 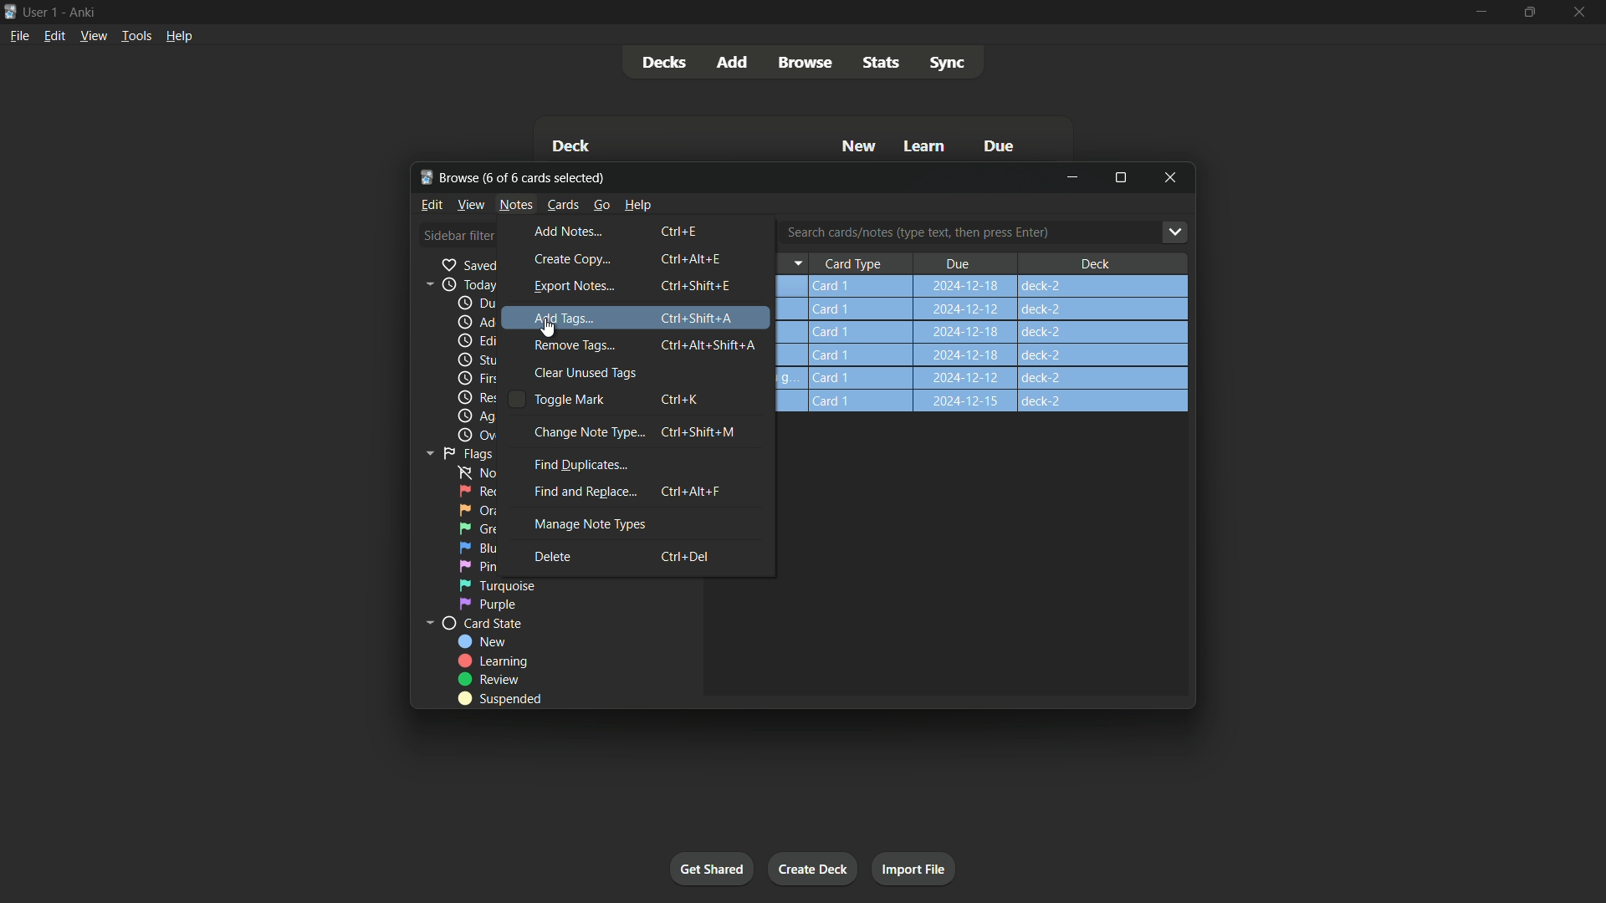 What do you see at coordinates (703, 344) in the screenshot?
I see `Ctrl + Alt + Shift + A` at bounding box center [703, 344].